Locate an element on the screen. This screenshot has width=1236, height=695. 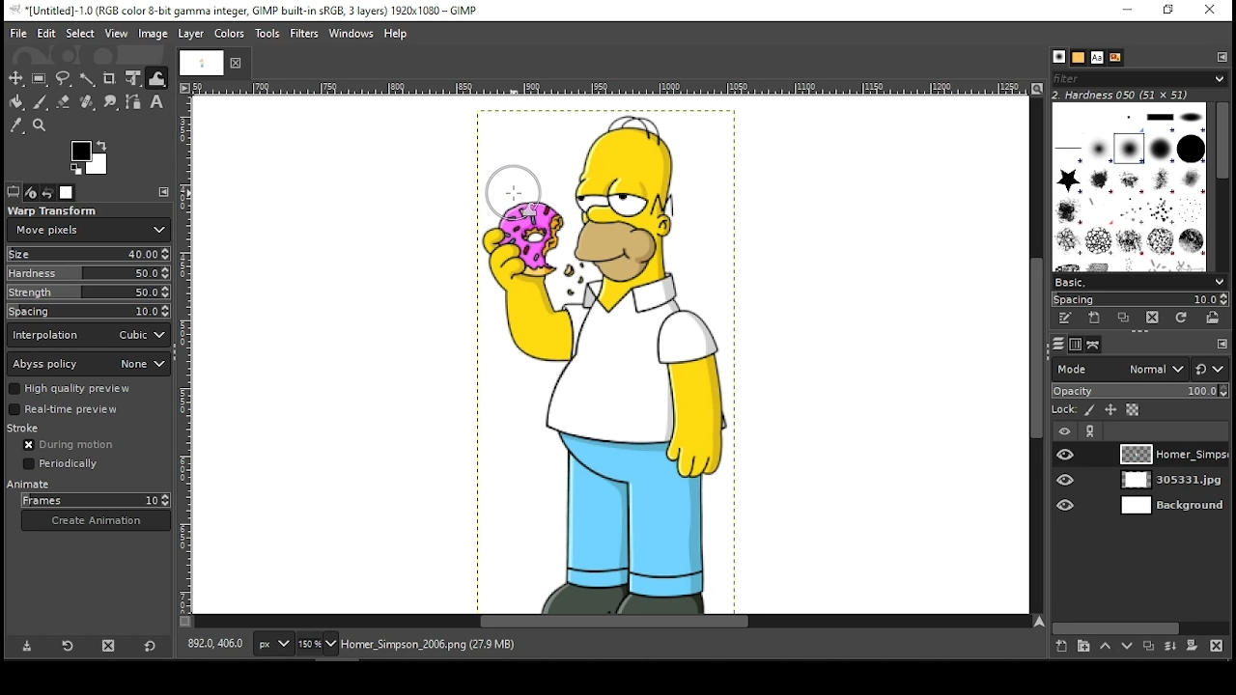
hardness is located at coordinates (88, 273).